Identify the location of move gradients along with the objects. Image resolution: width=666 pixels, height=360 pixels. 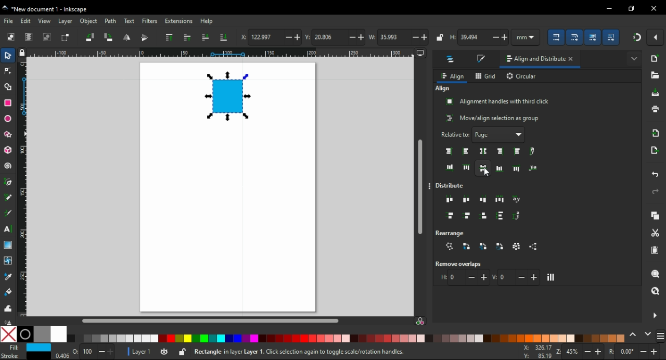
(593, 37).